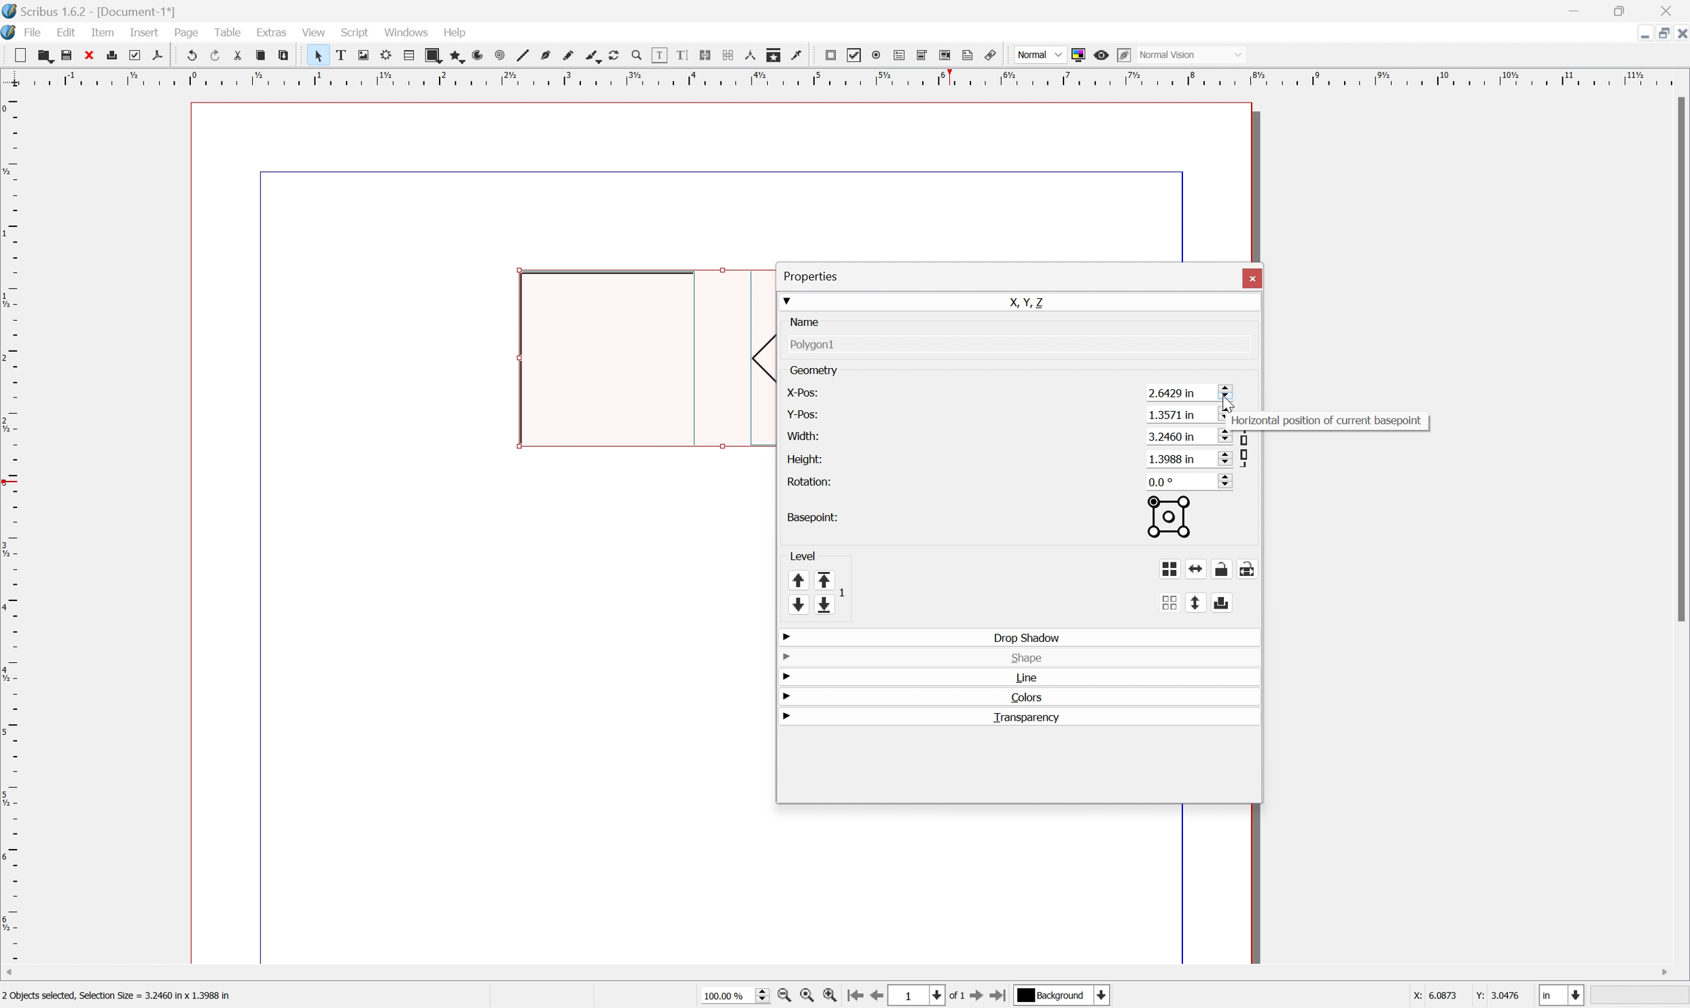  What do you see at coordinates (1252, 278) in the screenshot?
I see `close` at bounding box center [1252, 278].